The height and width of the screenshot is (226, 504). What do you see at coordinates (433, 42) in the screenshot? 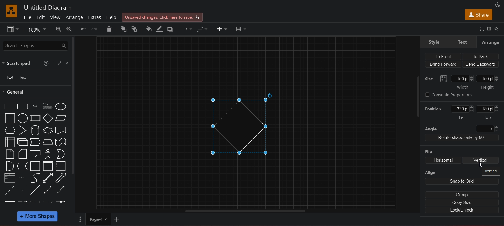
I see `style` at bounding box center [433, 42].